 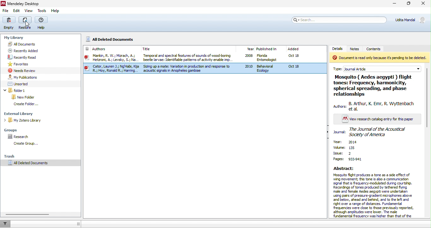 What do you see at coordinates (379, 58) in the screenshot?
I see `document is read only` at bounding box center [379, 58].